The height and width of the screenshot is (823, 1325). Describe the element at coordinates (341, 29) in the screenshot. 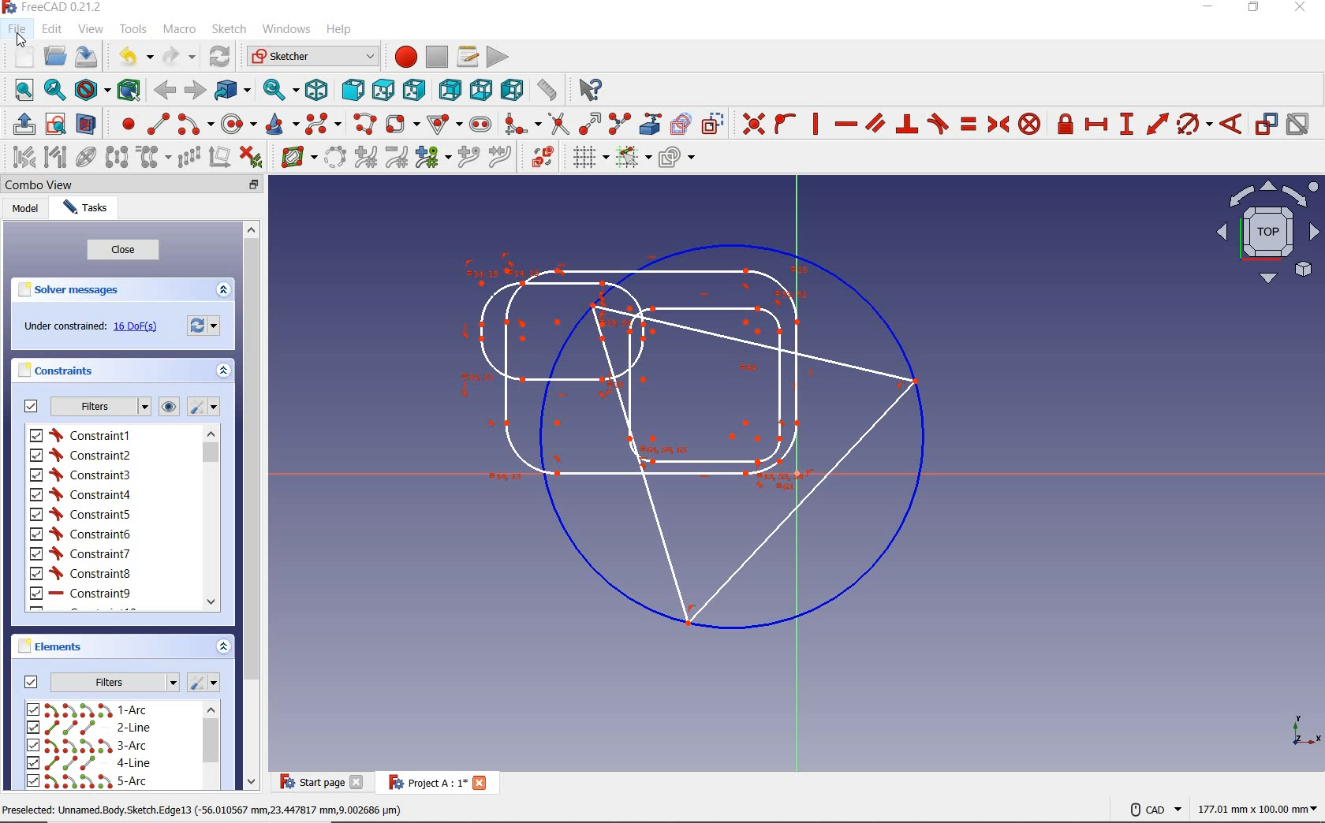

I see `help` at that location.